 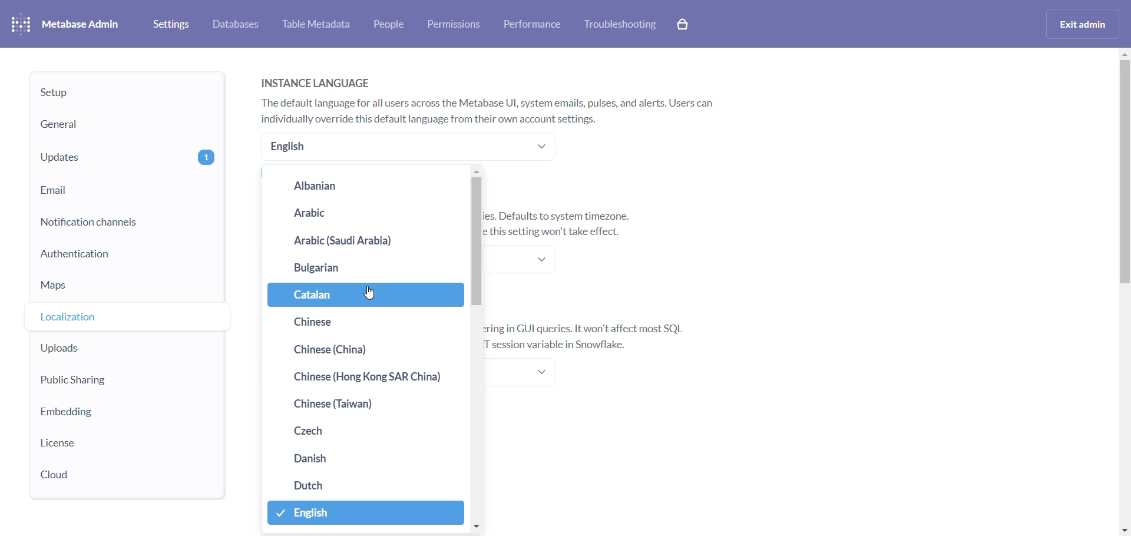 I want to click on databases, so click(x=234, y=24).